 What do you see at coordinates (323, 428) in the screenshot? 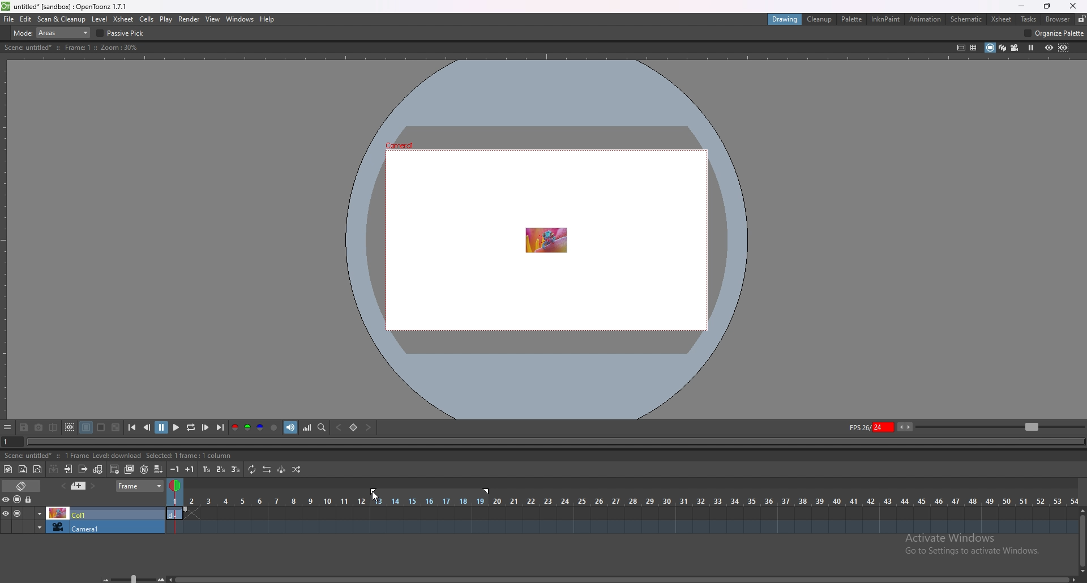
I see `locator` at bounding box center [323, 428].